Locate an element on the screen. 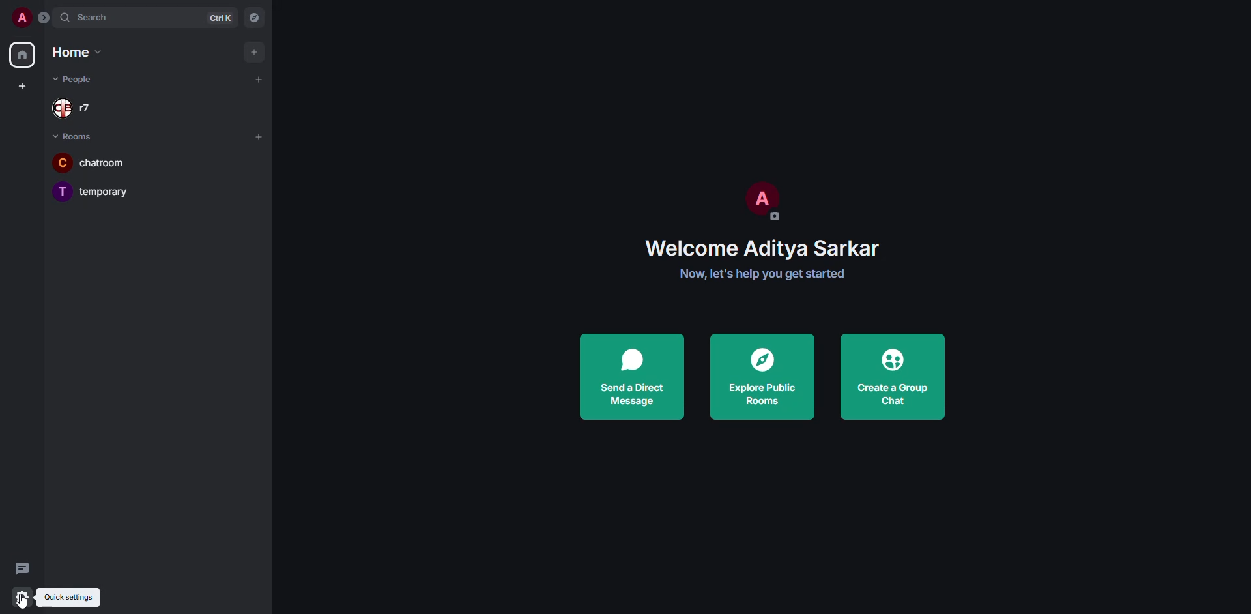 This screenshot has width=1251, height=614. threads is located at coordinates (21, 566).